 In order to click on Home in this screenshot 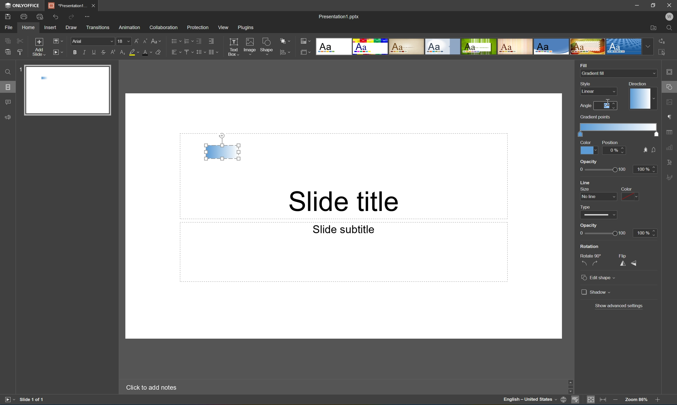, I will do `click(28, 28)`.